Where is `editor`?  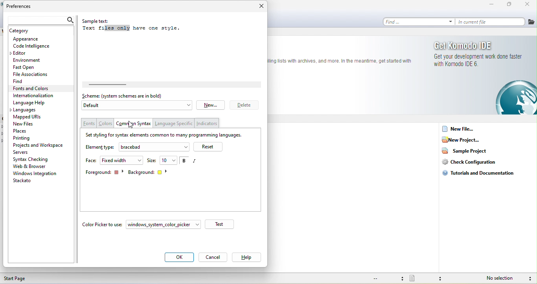 editor is located at coordinates (21, 53).